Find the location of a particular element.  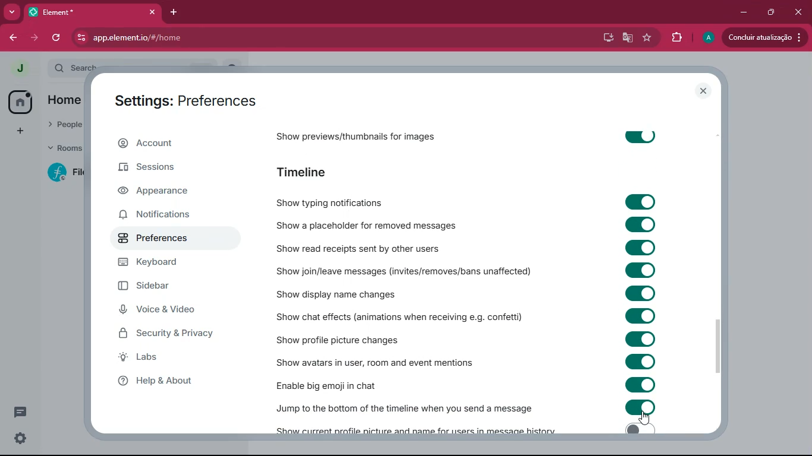

help & about is located at coordinates (177, 381).